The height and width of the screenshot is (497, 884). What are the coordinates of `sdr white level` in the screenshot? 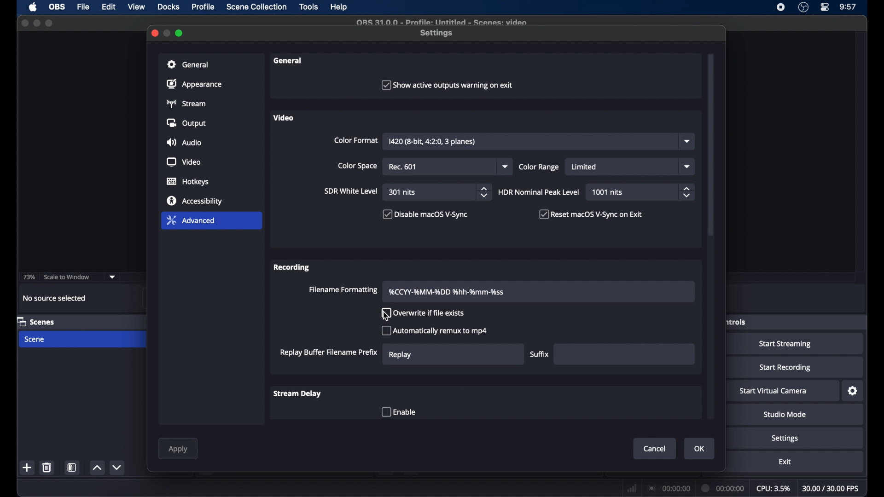 It's located at (351, 191).